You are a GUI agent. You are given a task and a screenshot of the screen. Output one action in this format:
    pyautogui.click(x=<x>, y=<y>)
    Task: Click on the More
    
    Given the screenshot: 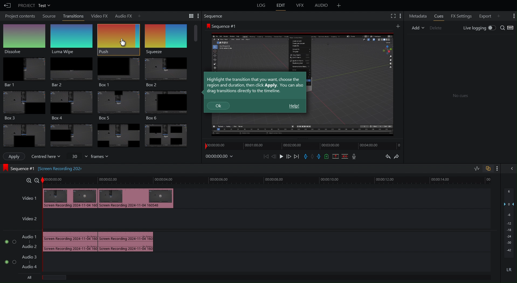 What is the action you would take?
    pyautogui.click(x=398, y=26)
    